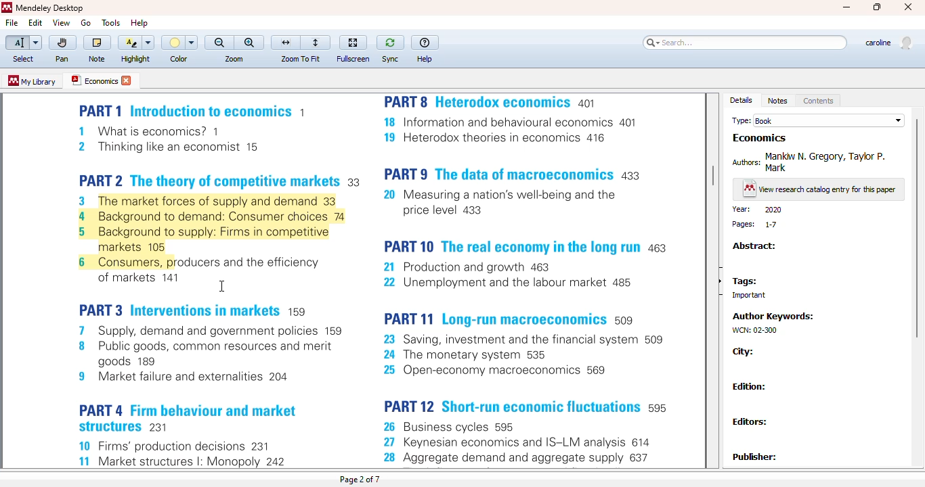 This screenshot has height=487, width=925. What do you see at coordinates (250, 43) in the screenshot?
I see `zoom in` at bounding box center [250, 43].